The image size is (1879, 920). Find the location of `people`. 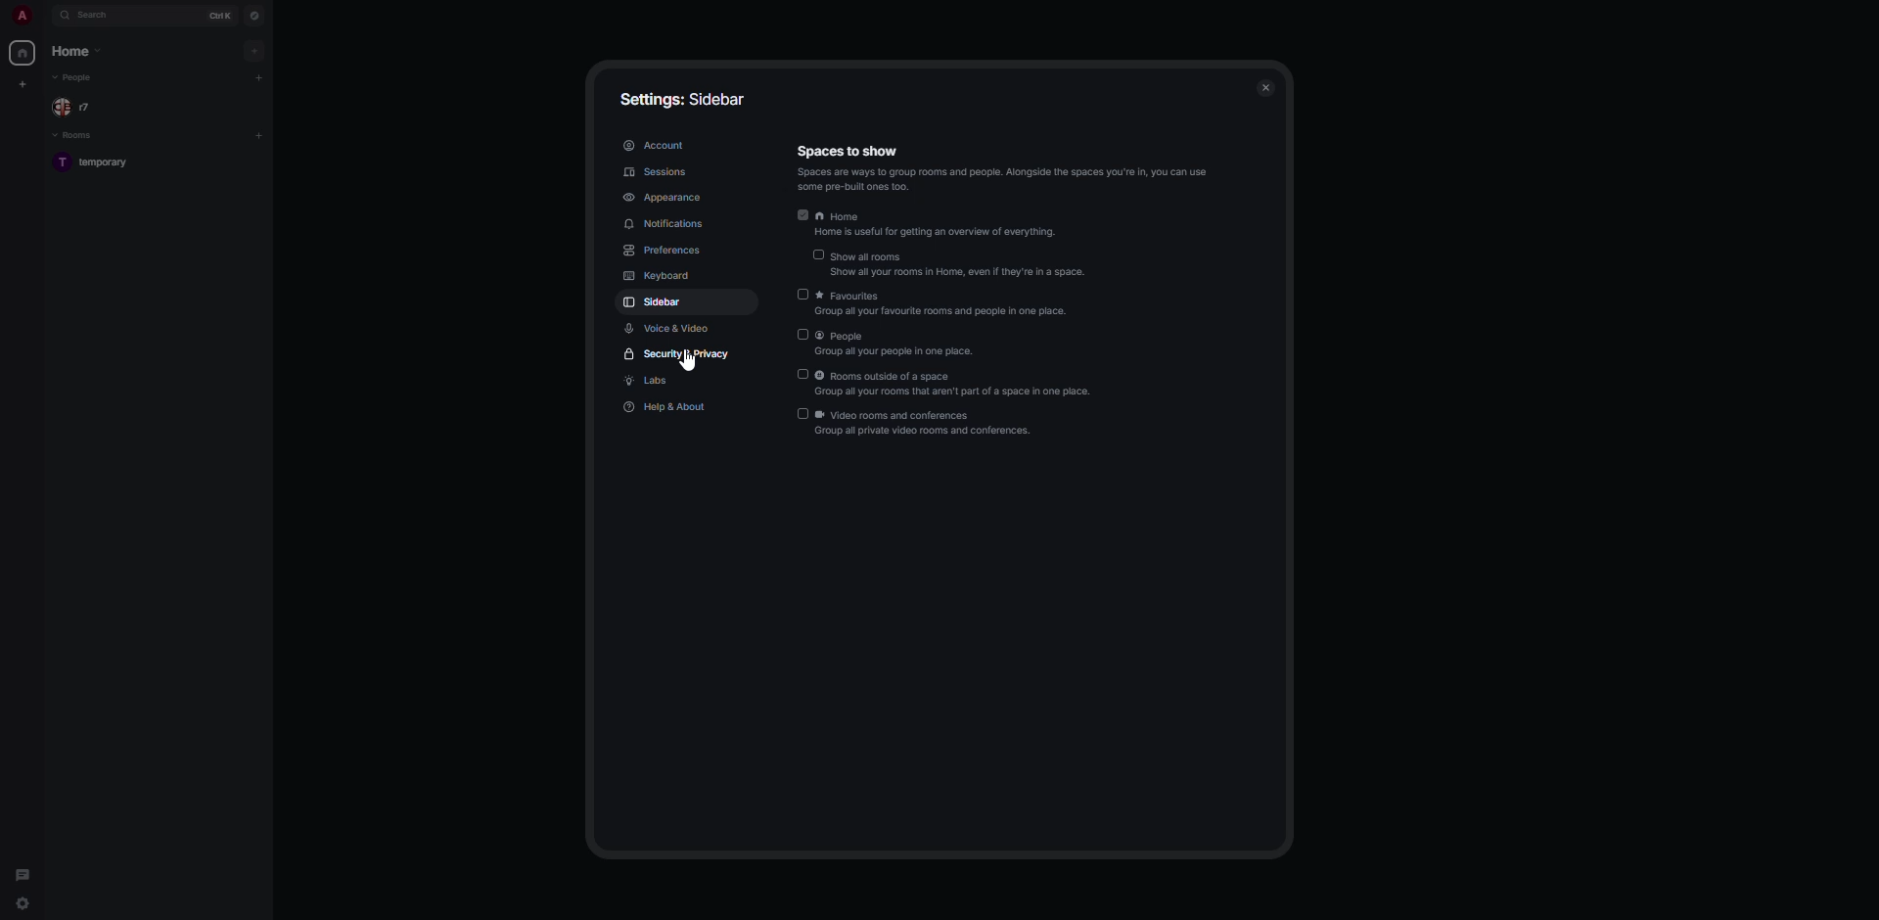

people is located at coordinates (76, 107).